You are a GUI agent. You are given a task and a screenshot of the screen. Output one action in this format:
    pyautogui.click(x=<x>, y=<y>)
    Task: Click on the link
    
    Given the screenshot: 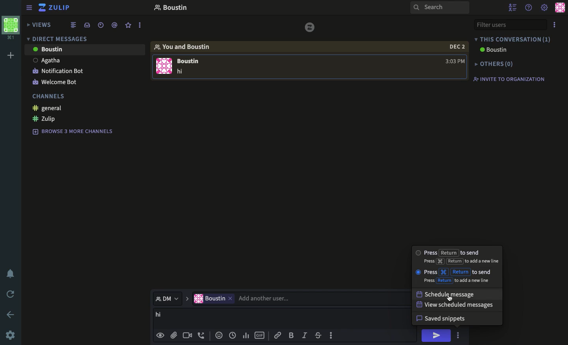 What is the action you would take?
    pyautogui.click(x=278, y=335)
    